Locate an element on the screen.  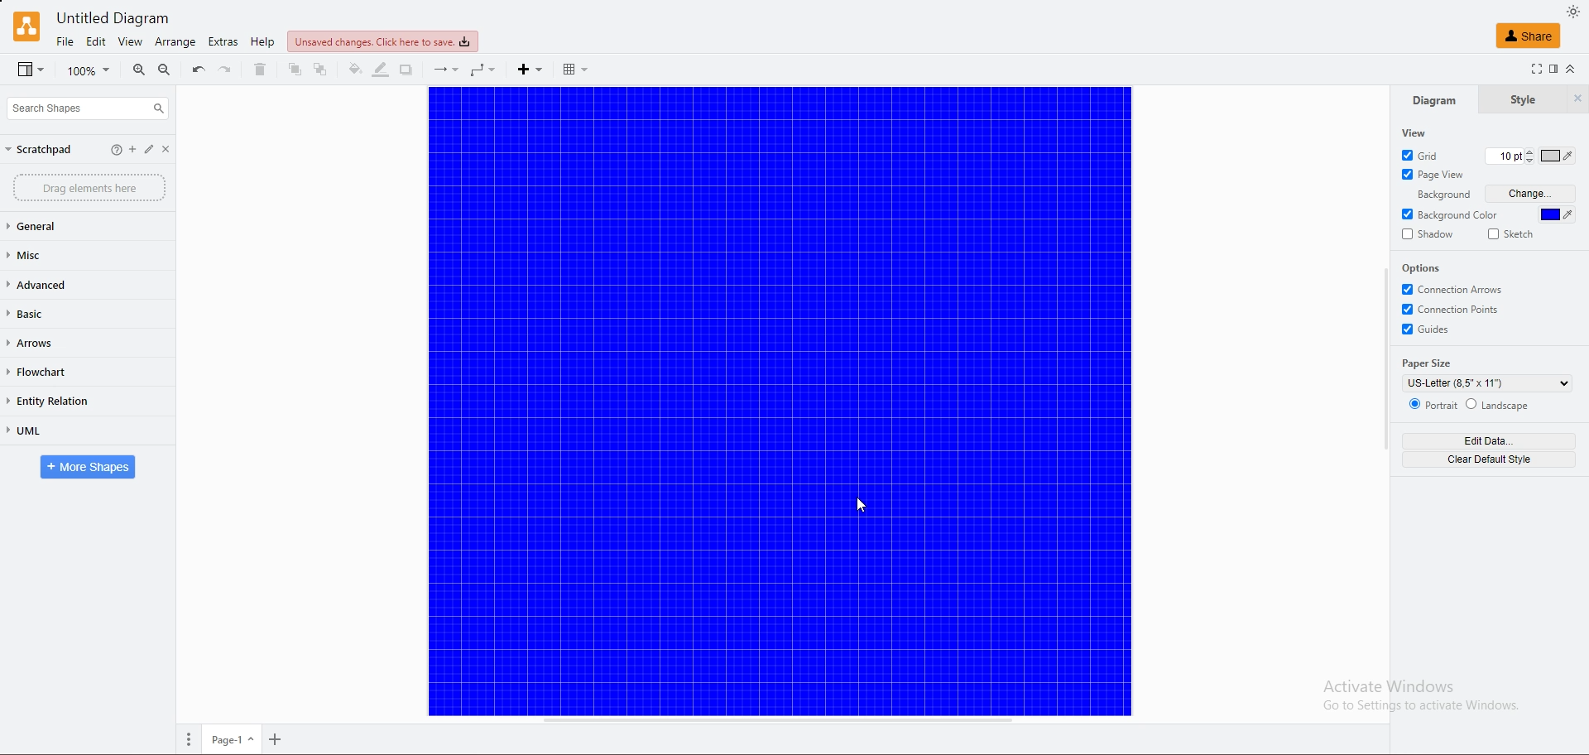
style is located at coordinates (1521, 100).